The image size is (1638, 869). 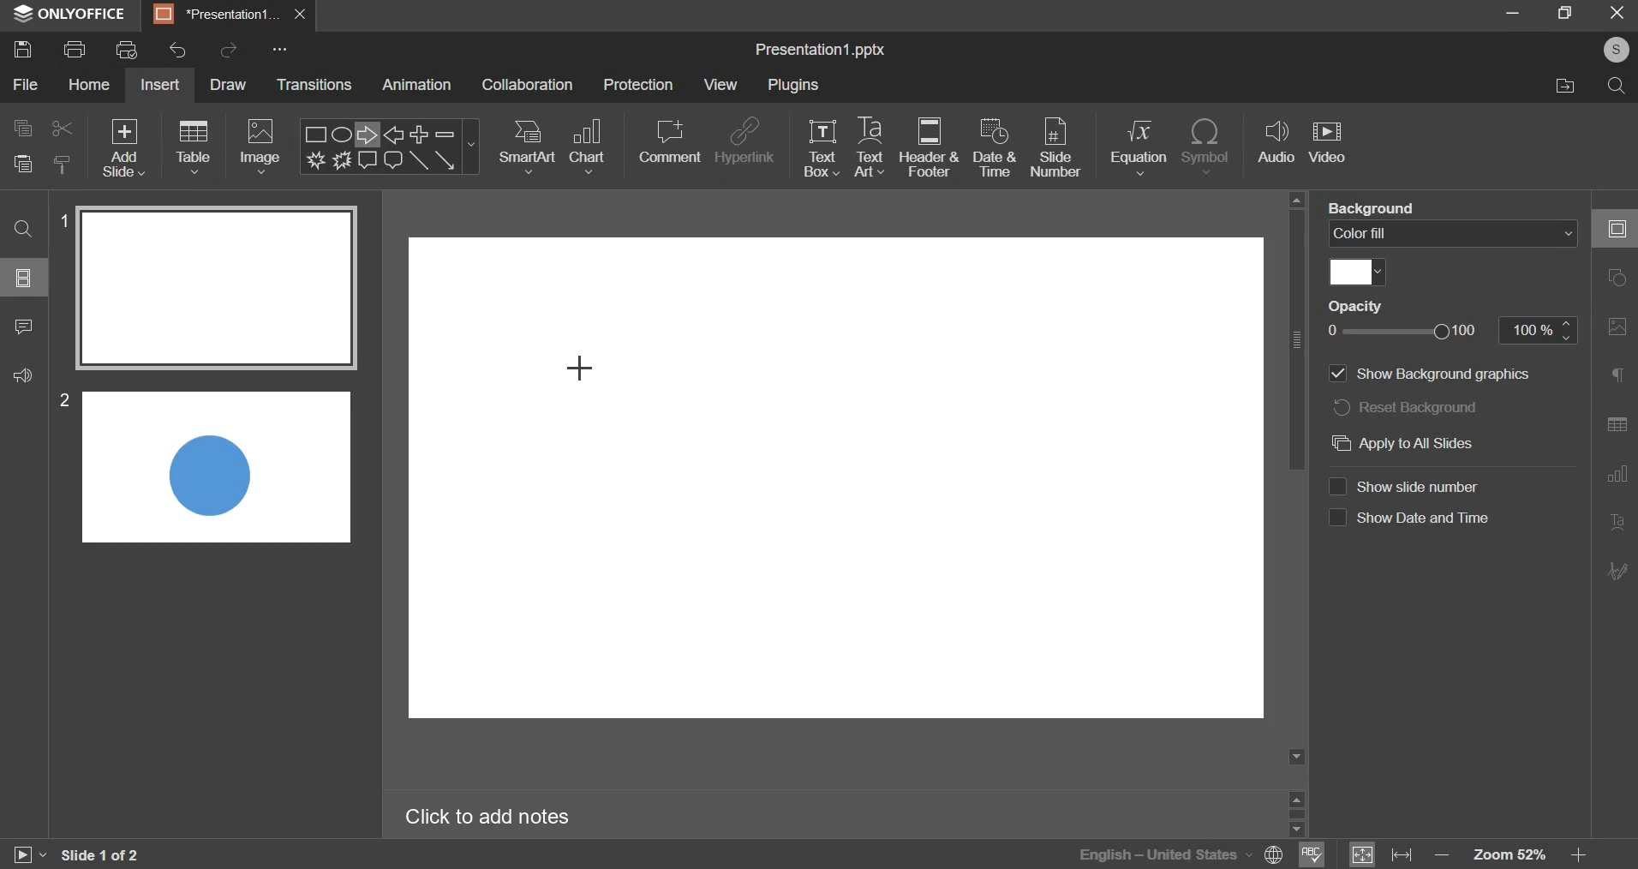 What do you see at coordinates (24, 277) in the screenshot?
I see `slide` at bounding box center [24, 277].